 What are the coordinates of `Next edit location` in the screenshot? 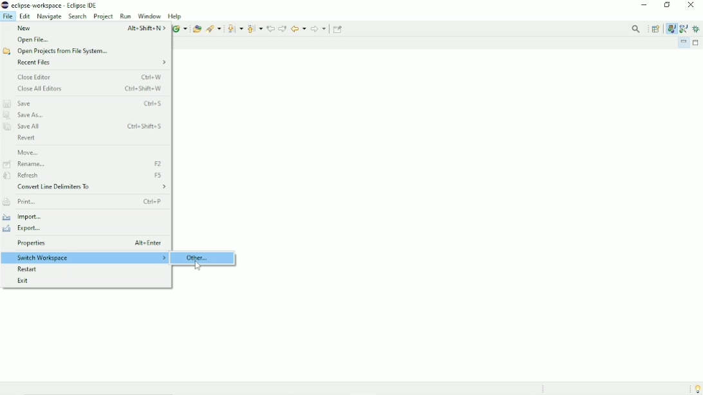 It's located at (283, 28).